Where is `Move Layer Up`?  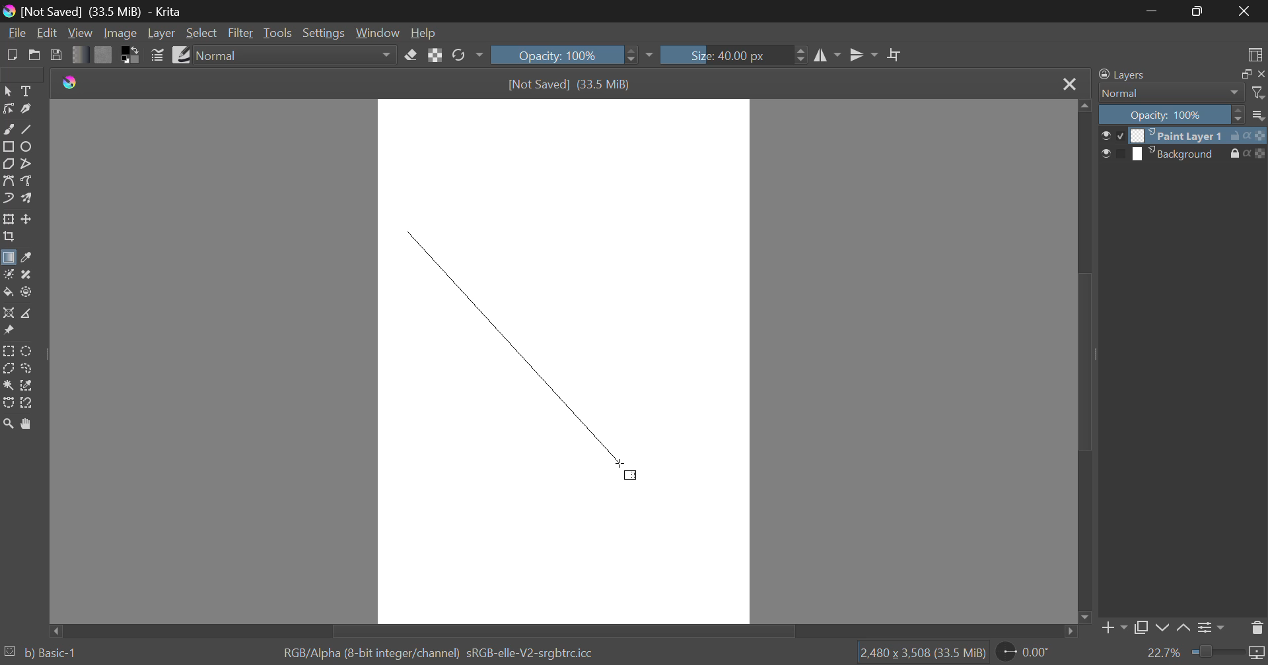 Move Layer Up is located at coordinates (1184, 629).